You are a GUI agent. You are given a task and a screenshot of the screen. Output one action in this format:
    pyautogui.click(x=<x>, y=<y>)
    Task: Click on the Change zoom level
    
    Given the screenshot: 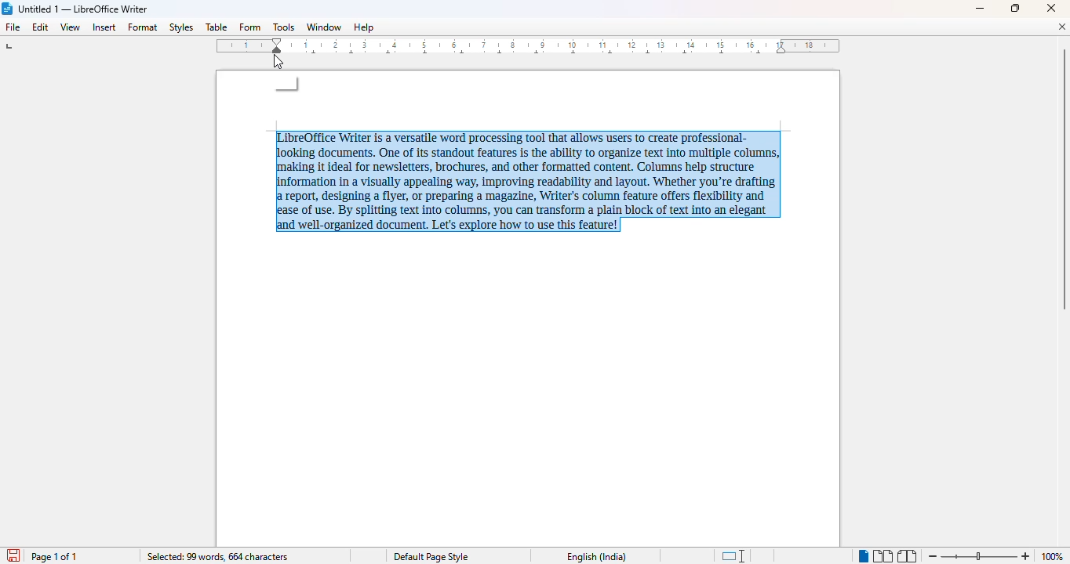 What is the action you would take?
    pyautogui.click(x=979, y=554)
    